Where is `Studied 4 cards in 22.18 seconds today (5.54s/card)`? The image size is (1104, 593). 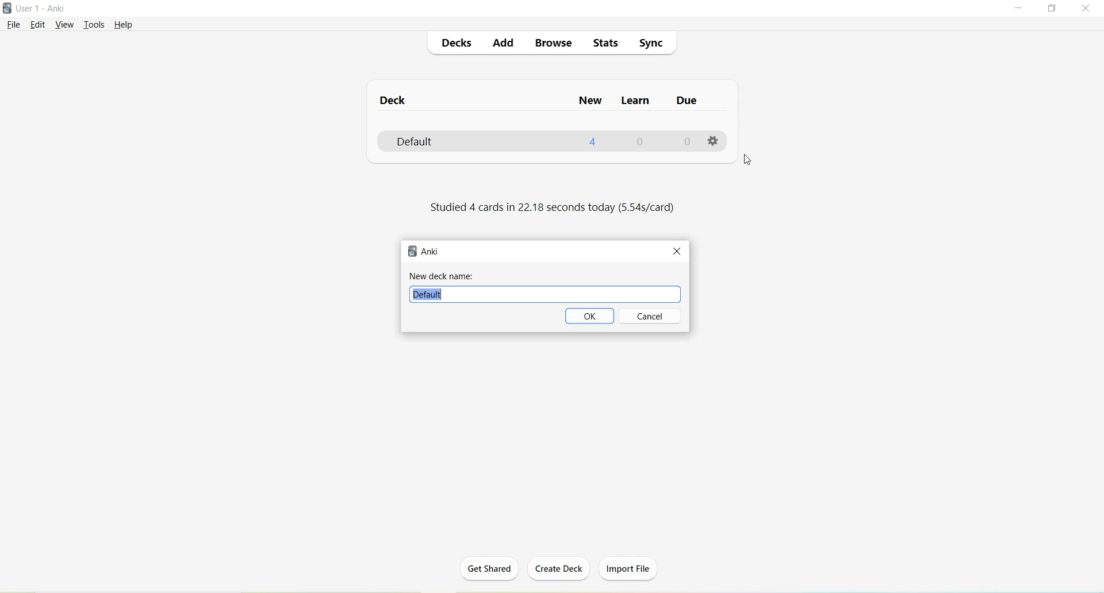 Studied 4 cards in 22.18 seconds today (5.54s/card) is located at coordinates (551, 208).